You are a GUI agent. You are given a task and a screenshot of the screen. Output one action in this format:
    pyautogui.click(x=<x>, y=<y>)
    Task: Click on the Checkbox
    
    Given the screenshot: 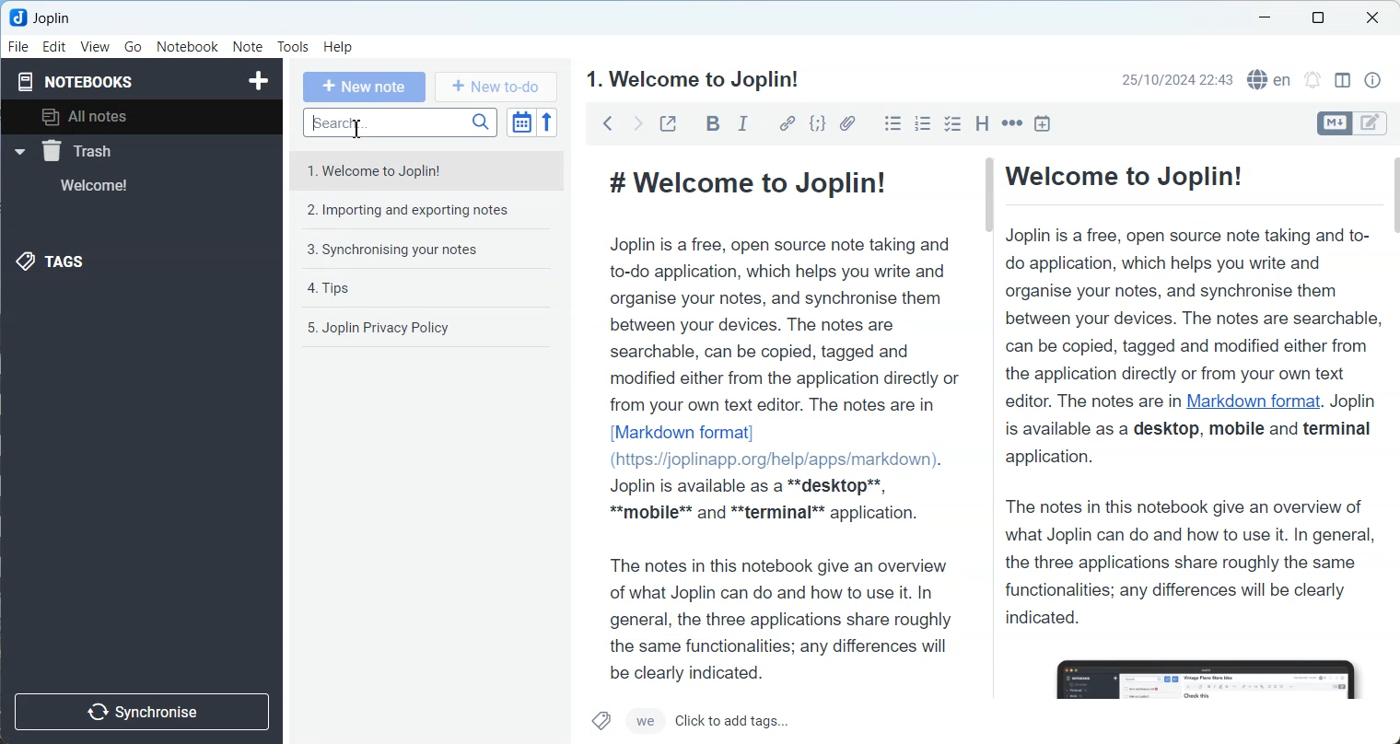 What is the action you would take?
    pyautogui.click(x=952, y=122)
    